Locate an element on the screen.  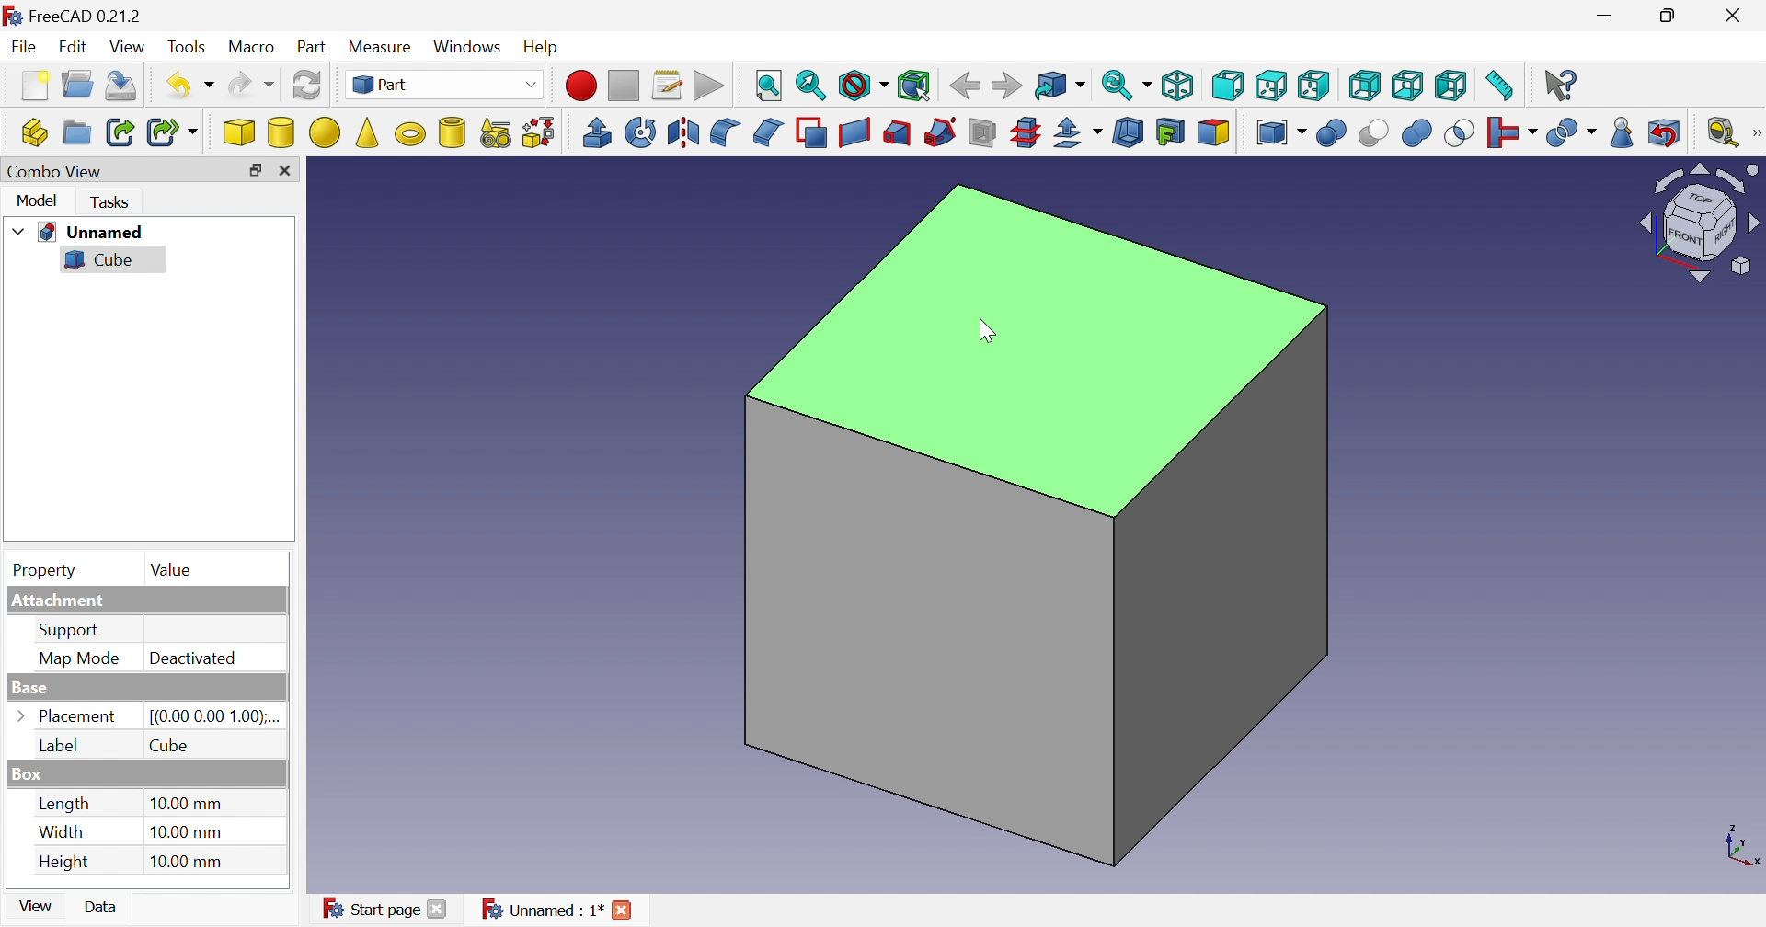
Close is located at coordinates (436, 911).